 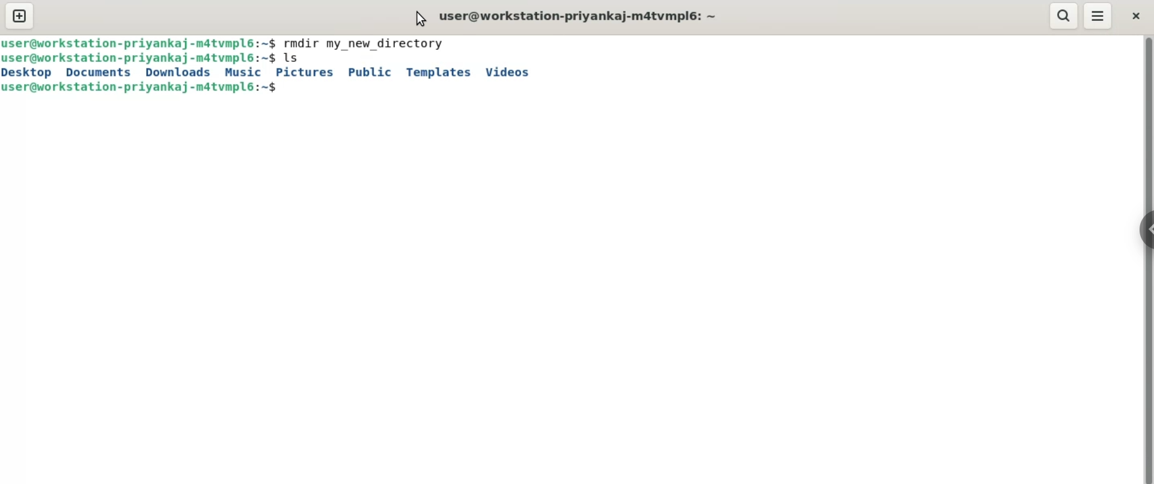 I want to click on verical scroll bar, so click(x=1147, y=258).